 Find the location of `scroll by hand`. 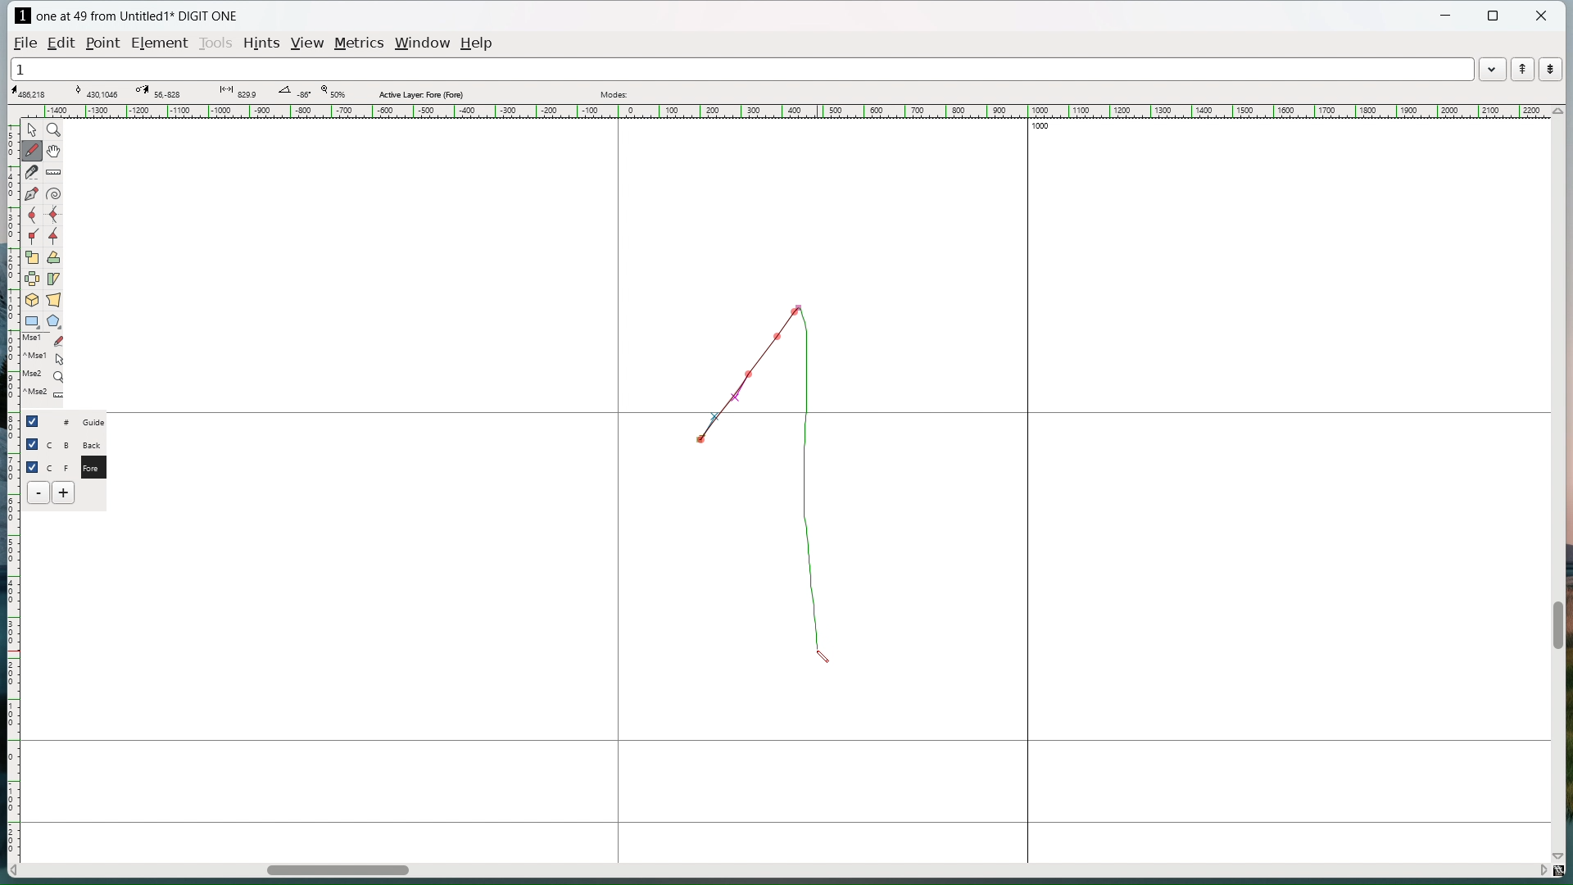

scroll by hand is located at coordinates (56, 150).